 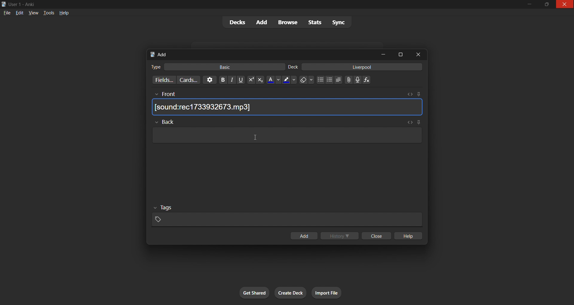 I want to click on superscript, so click(x=250, y=79).